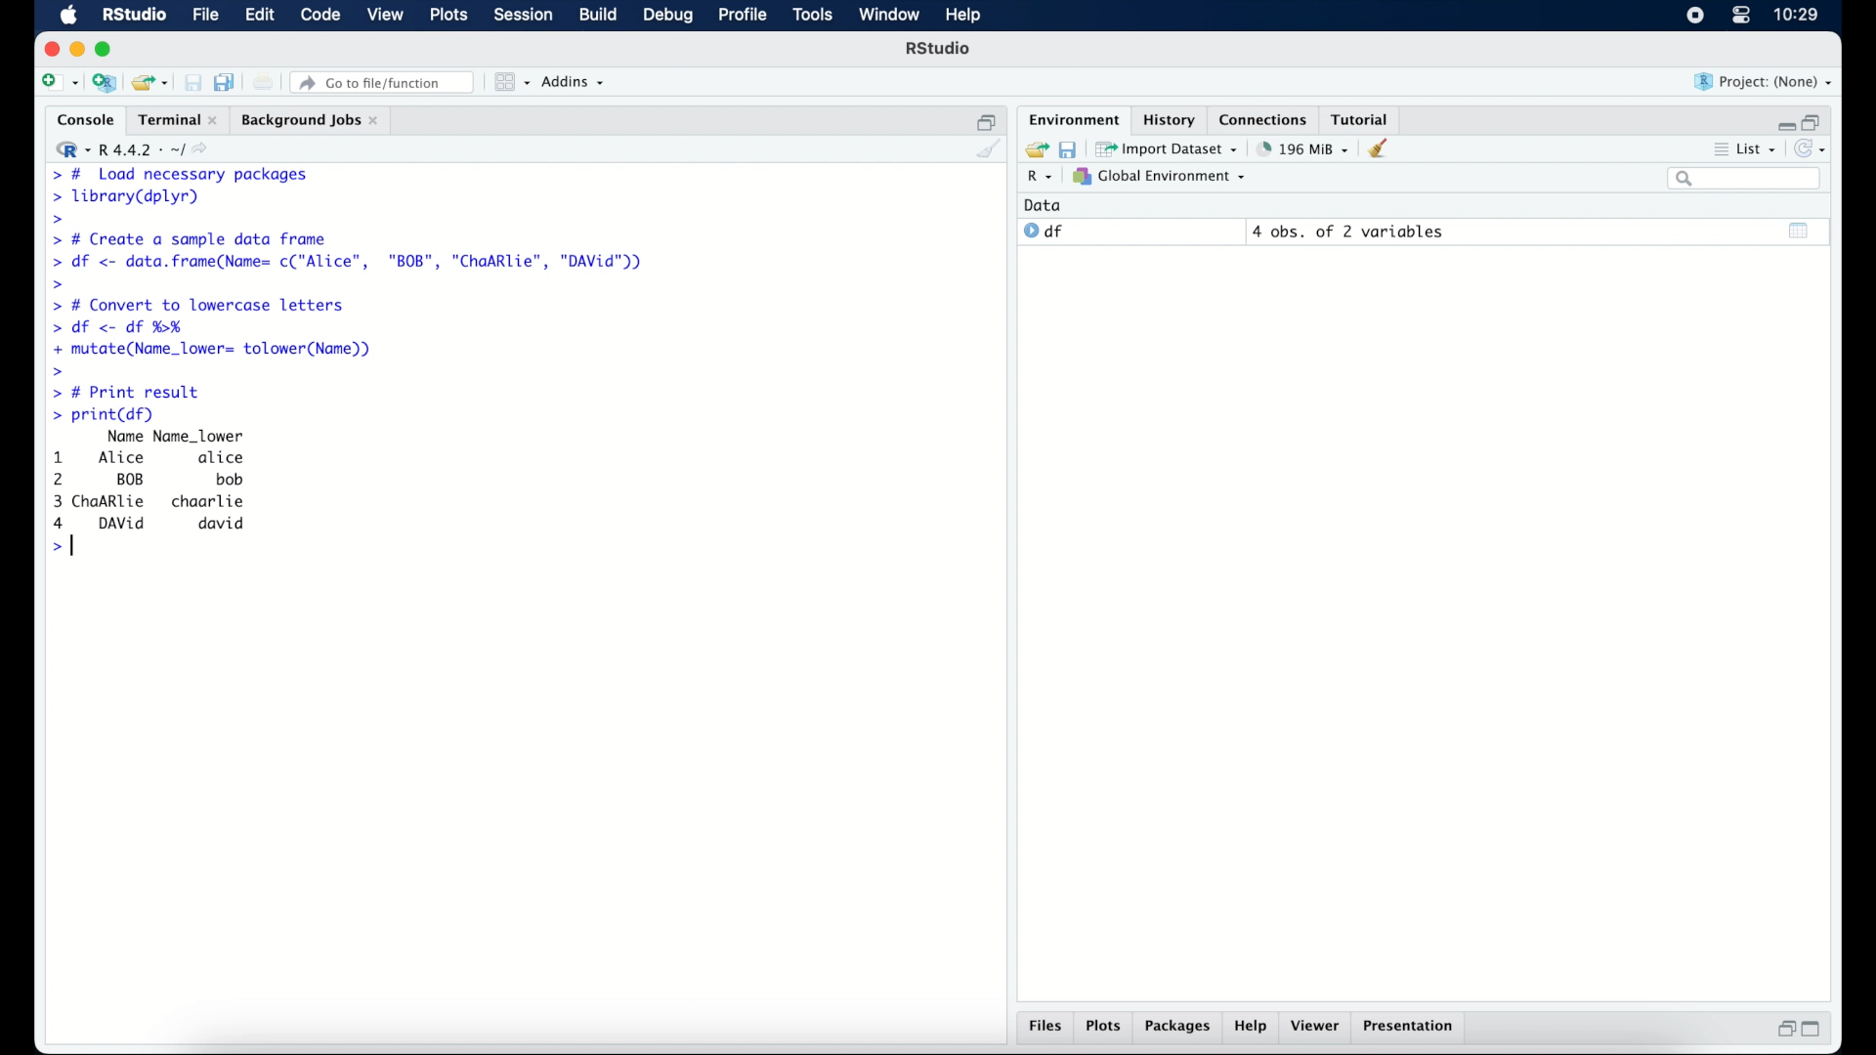 The image size is (1876, 1055). What do you see at coordinates (597, 16) in the screenshot?
I see `build` at bounding box center [597, 16].